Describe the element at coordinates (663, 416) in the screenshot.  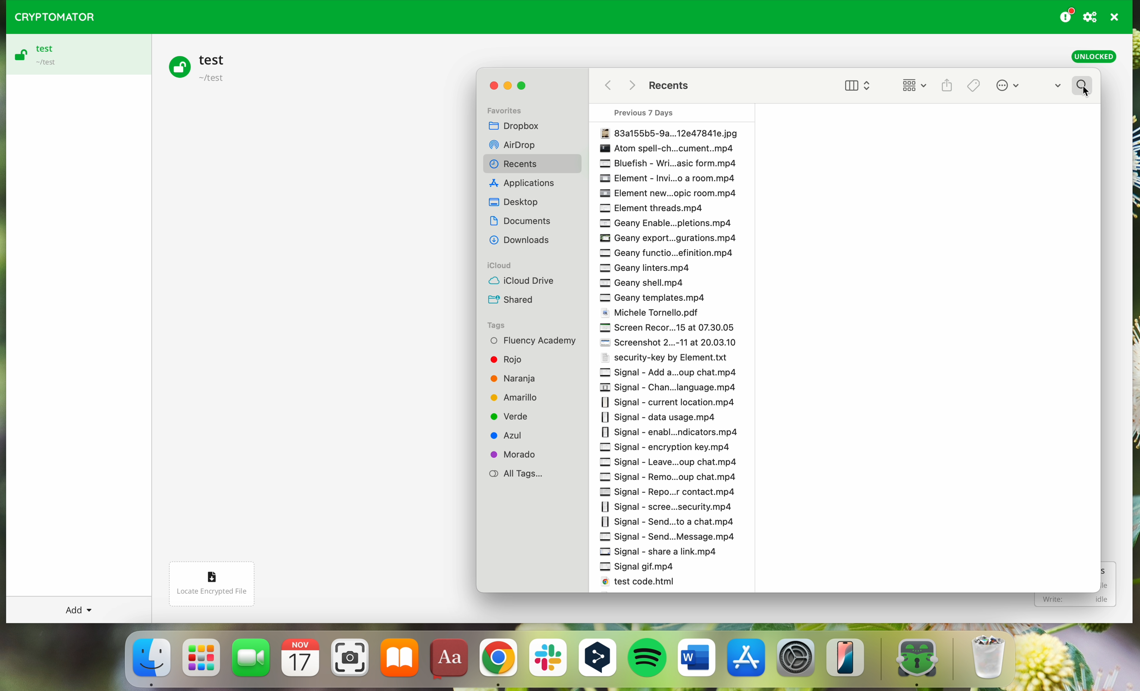
I see `signal data usage` at that location.